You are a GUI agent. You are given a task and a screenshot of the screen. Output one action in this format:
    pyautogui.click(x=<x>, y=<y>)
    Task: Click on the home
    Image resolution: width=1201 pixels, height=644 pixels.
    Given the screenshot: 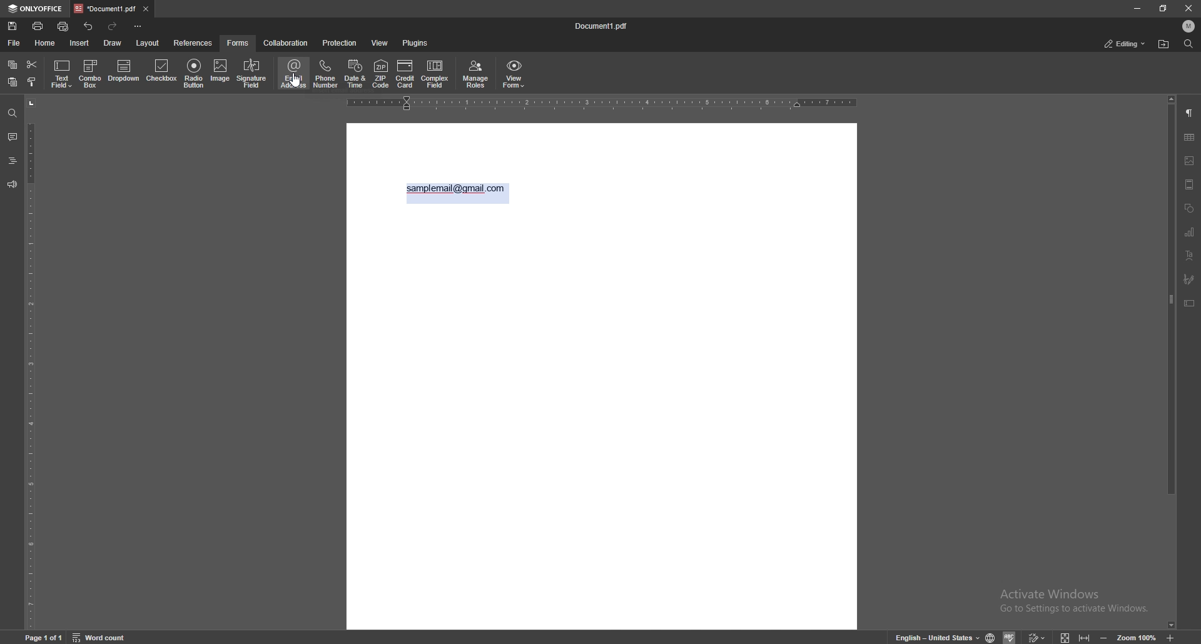 What is the action you would take?
    pyautogui.click(x=44, y=43)
    